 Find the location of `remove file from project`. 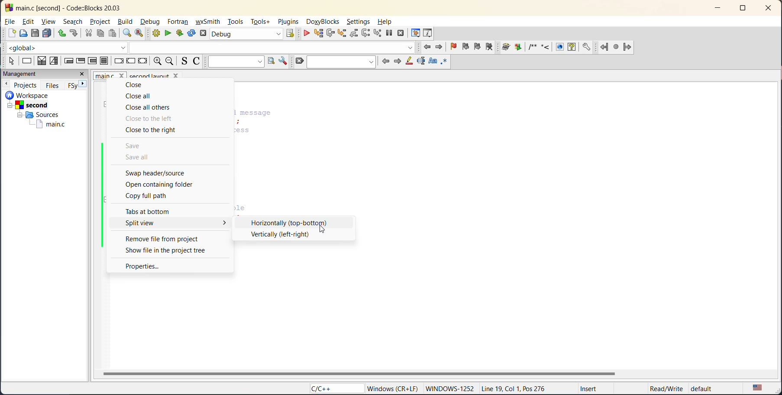

remove file from project is located at coordinates (161, 238).